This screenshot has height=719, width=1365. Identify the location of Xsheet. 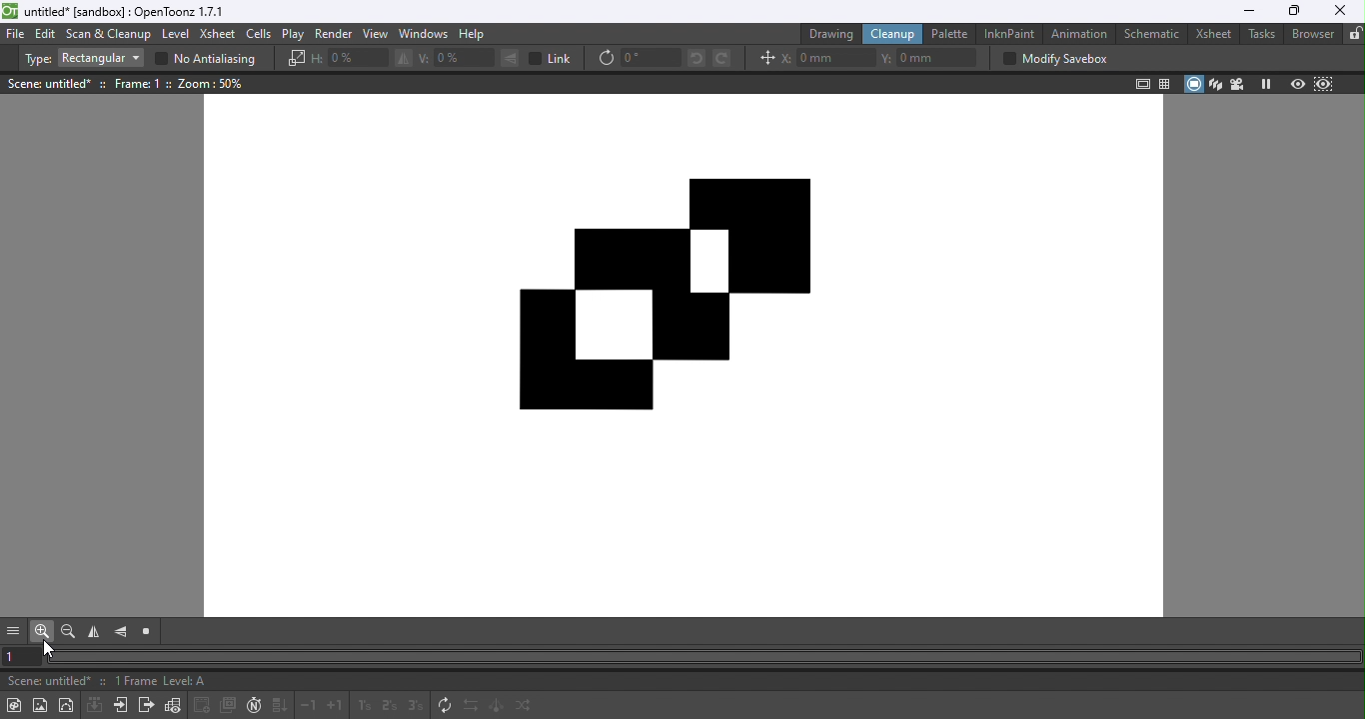
(218, 34).